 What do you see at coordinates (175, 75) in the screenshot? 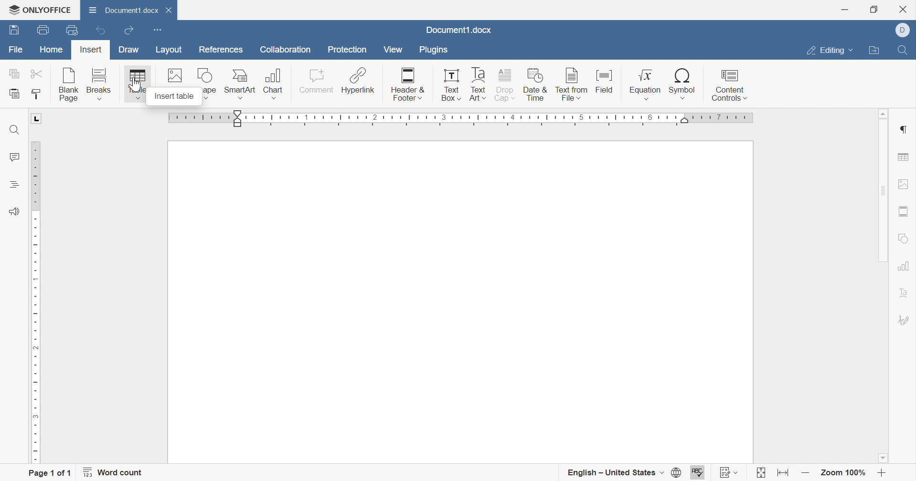
I see `Insert image` at bounding box center [175, 75].